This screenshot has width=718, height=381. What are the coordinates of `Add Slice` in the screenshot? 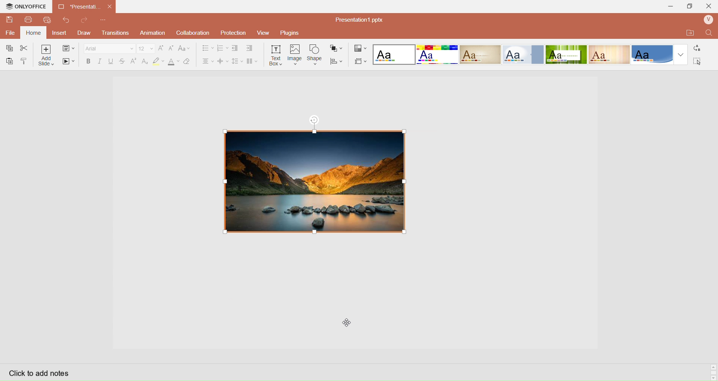 It's located at (46, 56).